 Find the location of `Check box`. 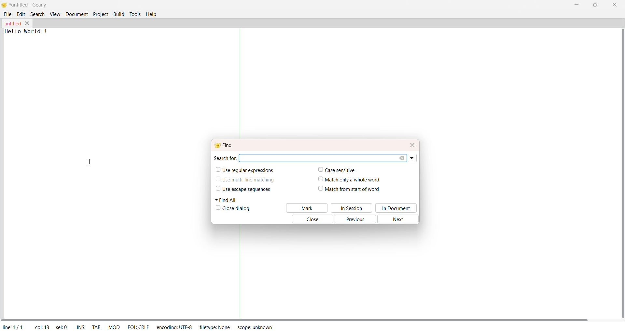

Check box is located at coordinates (217, 208).